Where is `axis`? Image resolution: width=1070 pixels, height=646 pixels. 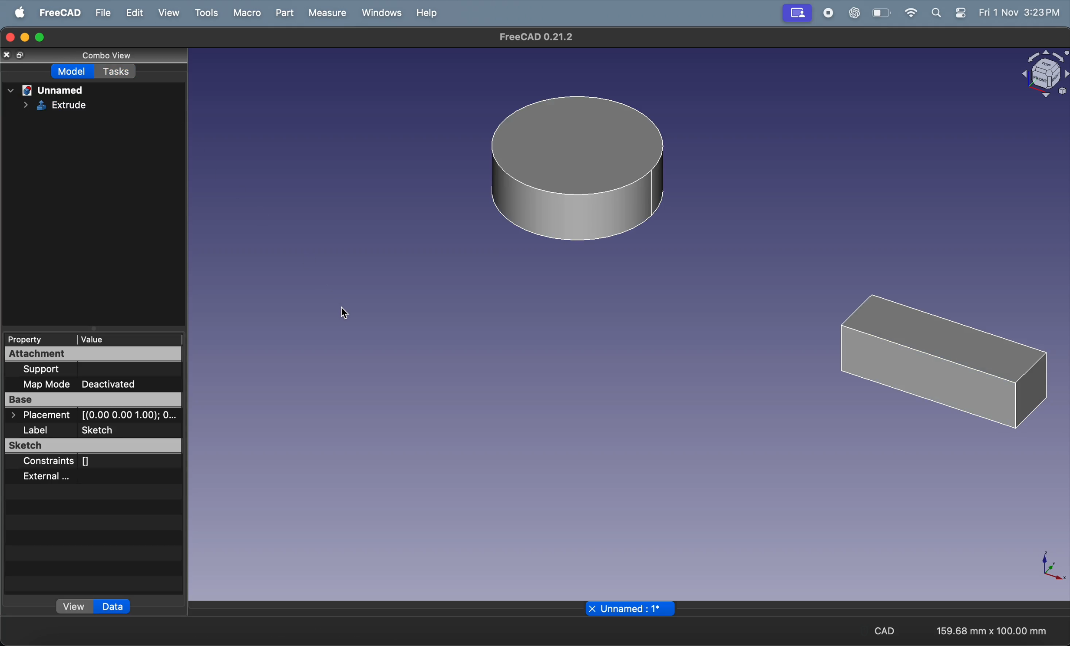
axis is located at coordinates (1050, 567).